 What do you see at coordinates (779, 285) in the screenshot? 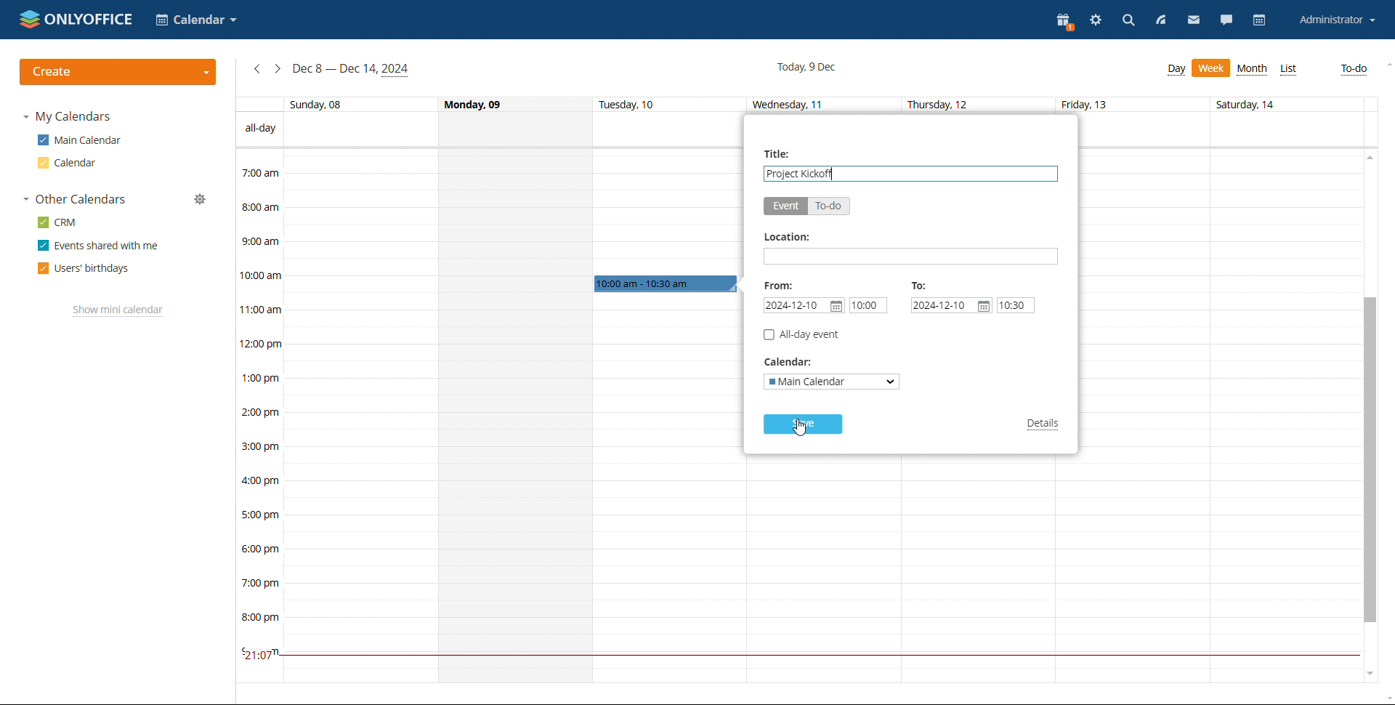
I see `From:` at bounding box center [779, 285].